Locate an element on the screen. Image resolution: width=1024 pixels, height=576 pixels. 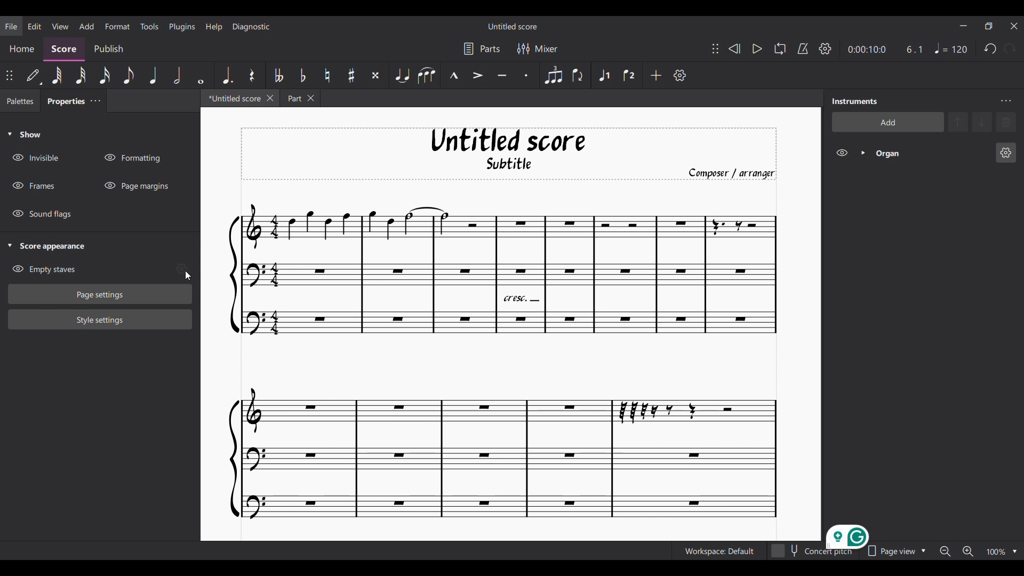
Tie is located at coordinates (402, 75).